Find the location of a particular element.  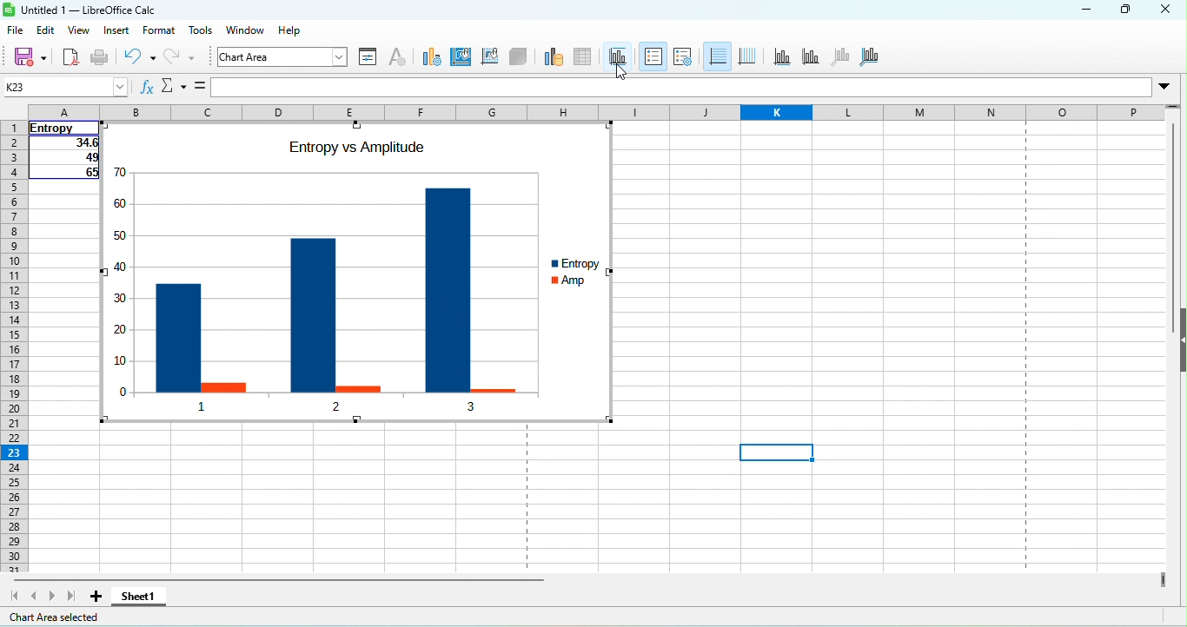

export directly as pdf is located at coordinates (71, 56).